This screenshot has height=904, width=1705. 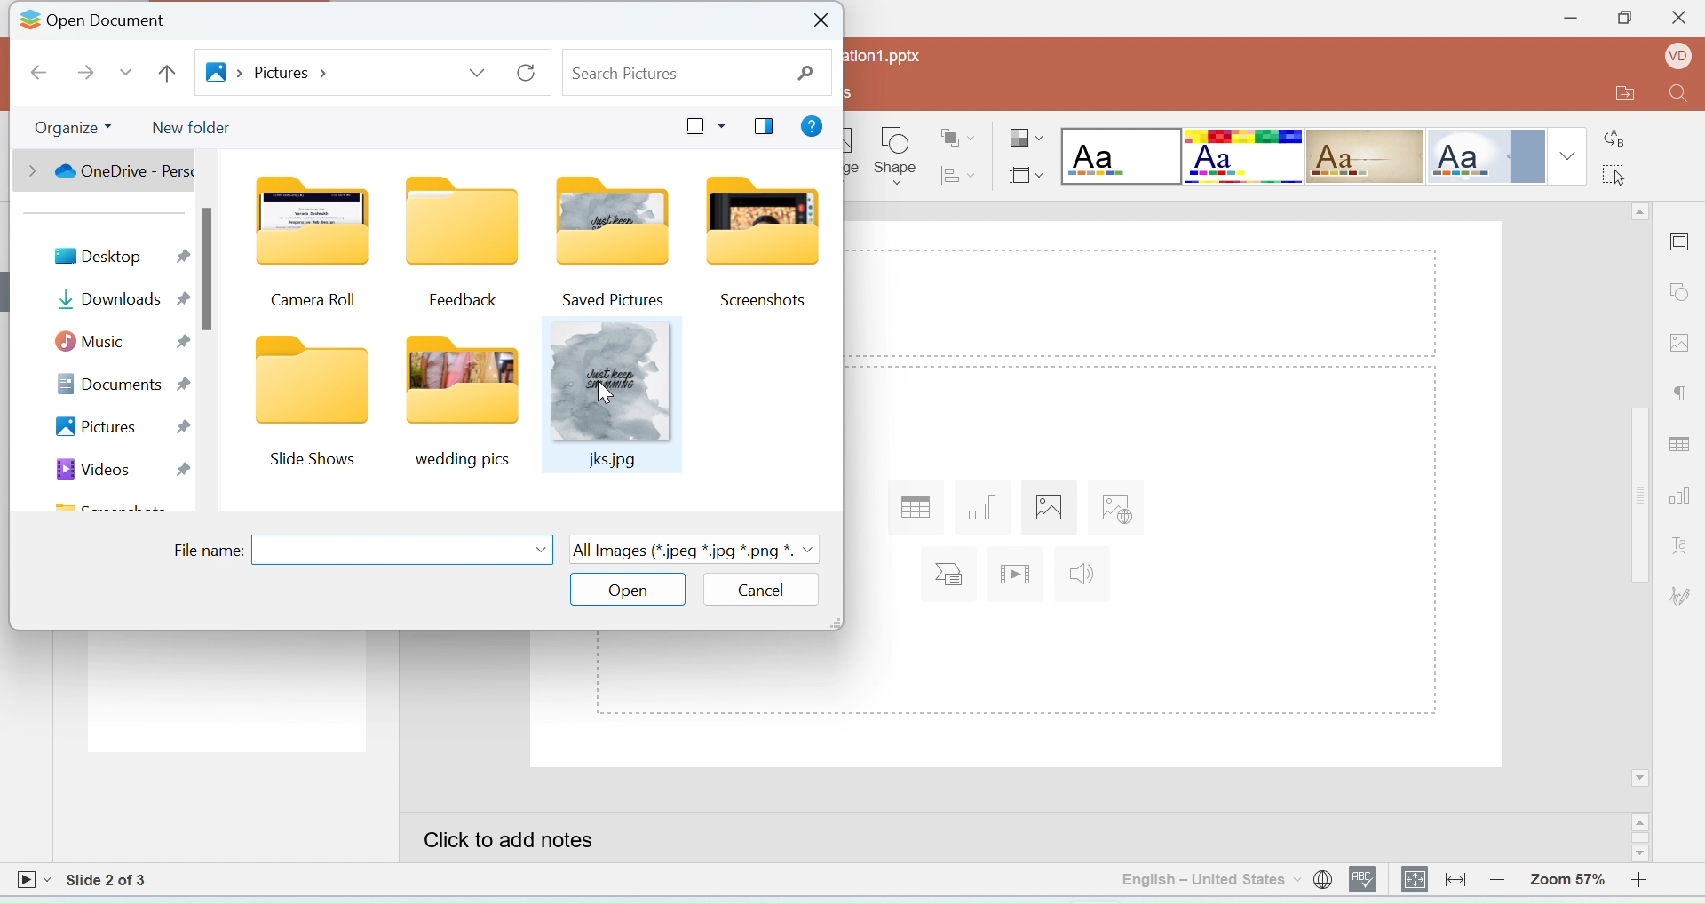 What do you see at coordinates (1323, 879) in the screenshot?
I see `Set document language` at bounding box center [1323, 879].